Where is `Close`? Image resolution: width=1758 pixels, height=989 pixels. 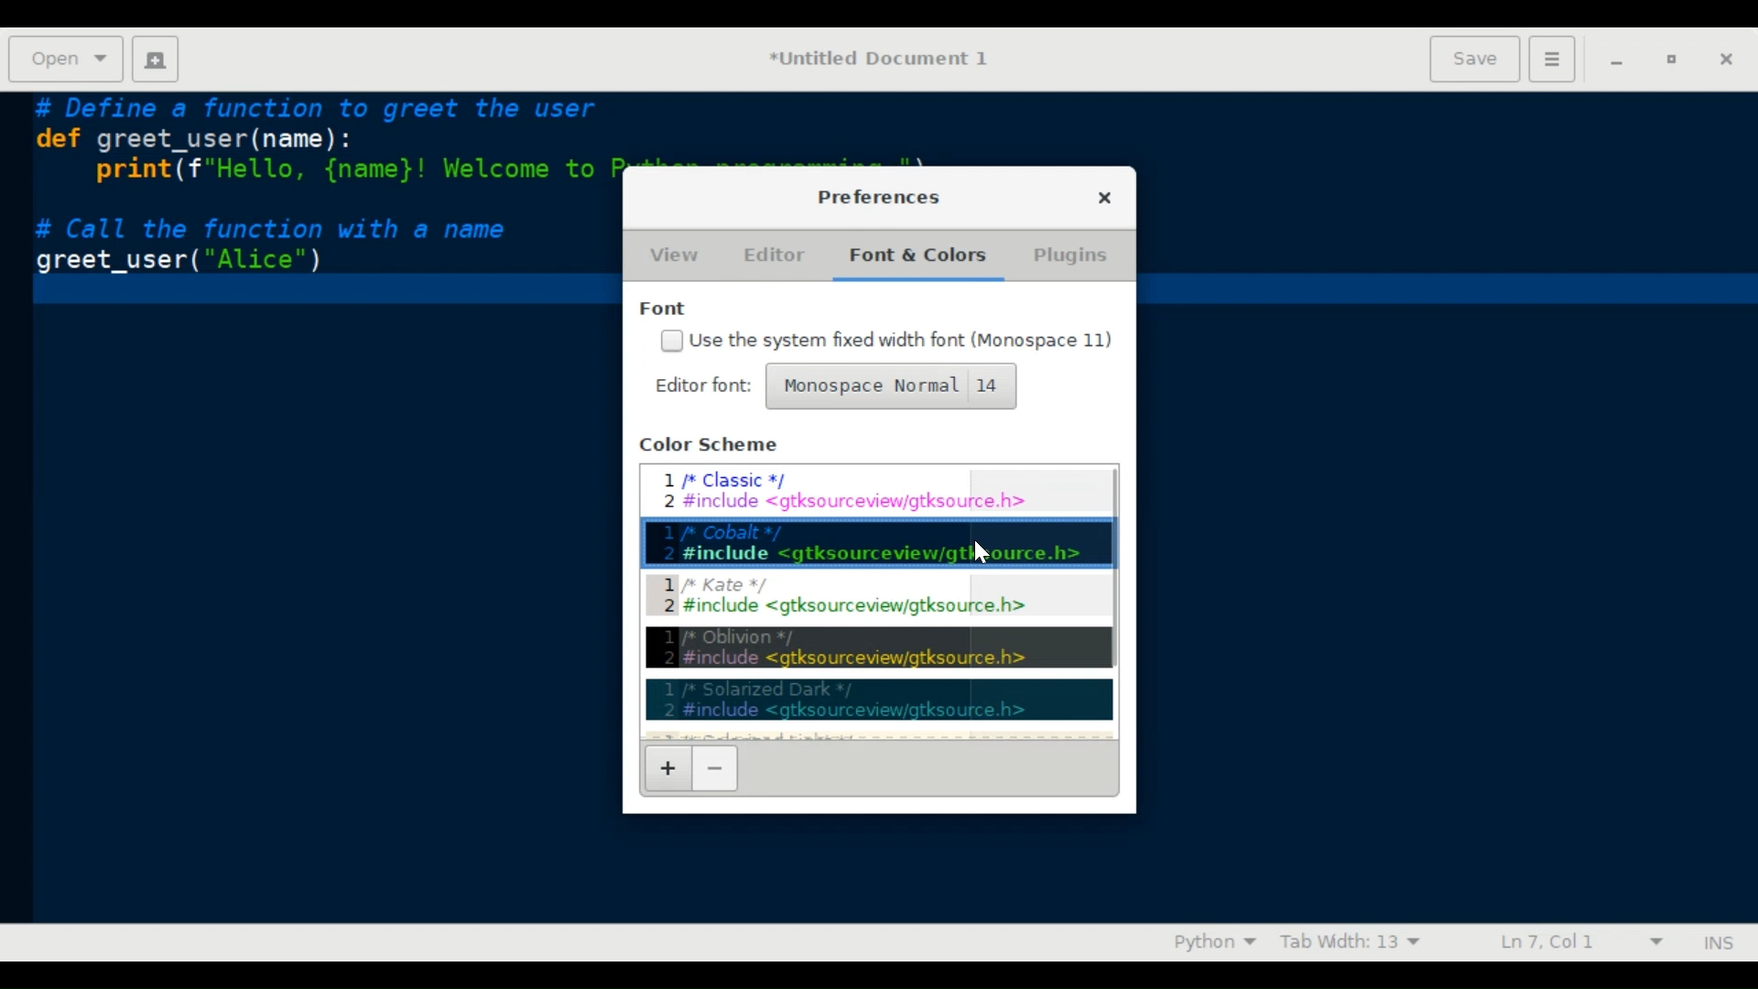
Close is located at coordinates (1724, 58).